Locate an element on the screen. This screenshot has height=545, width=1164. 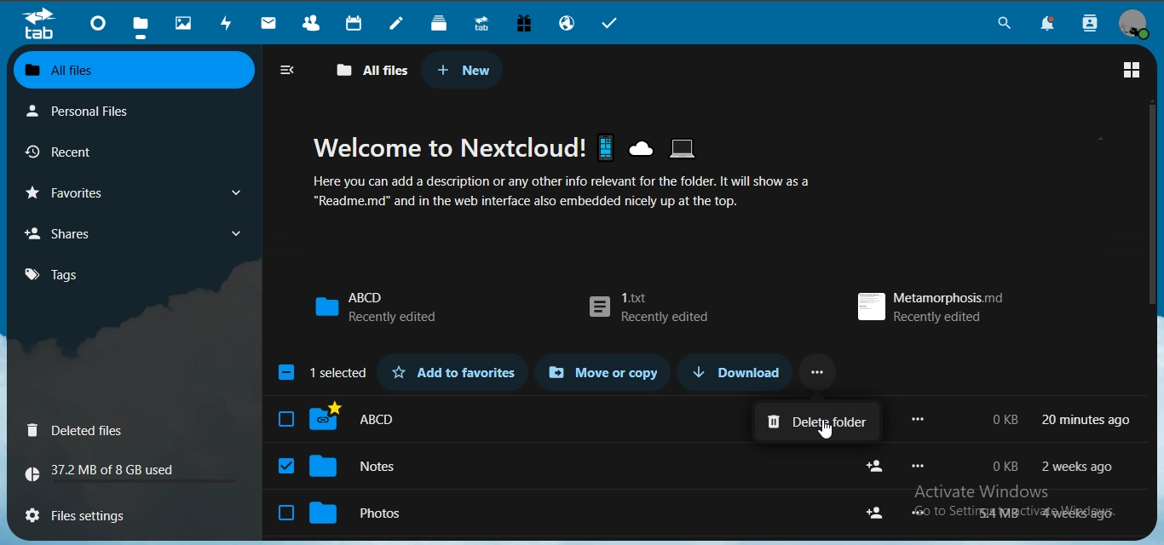
calendar is located at coordinates (355, 22).